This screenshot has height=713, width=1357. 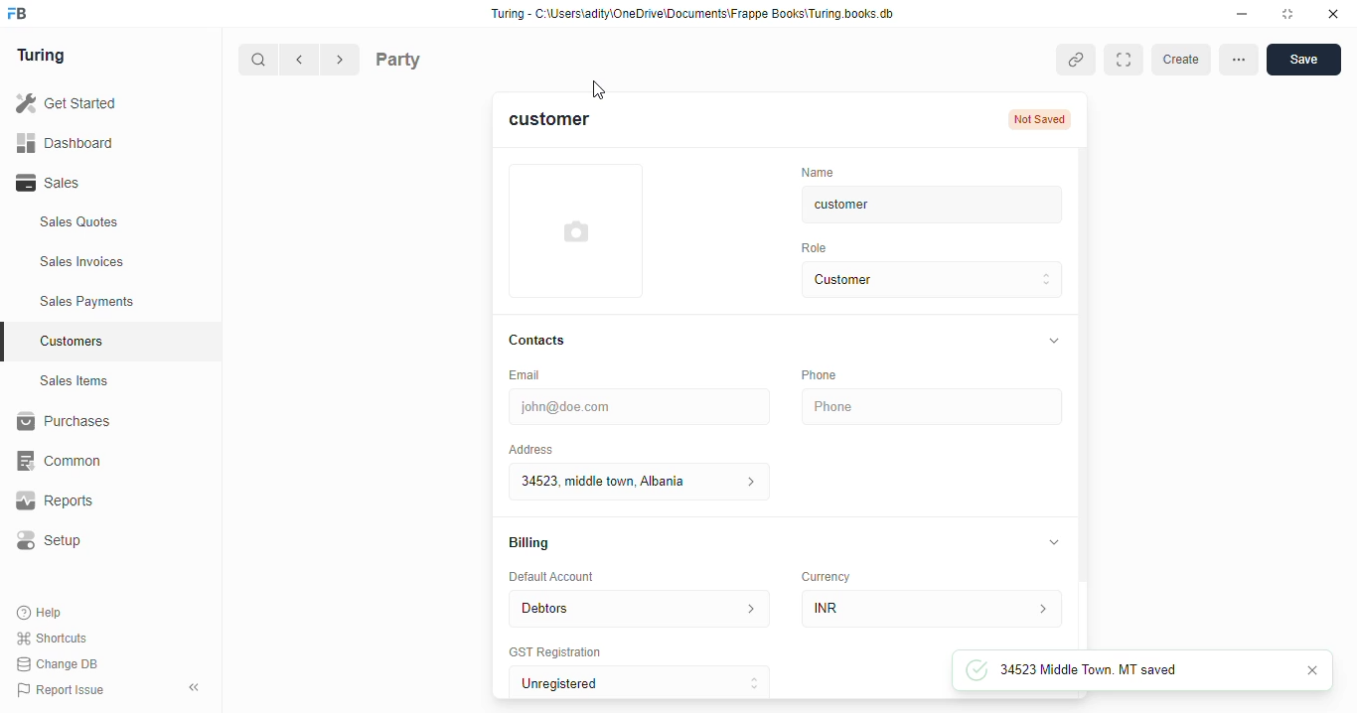 What do you see at coordinates (933, 605) in the screenshot?
I see `INR` at bounding box center [933, 605].